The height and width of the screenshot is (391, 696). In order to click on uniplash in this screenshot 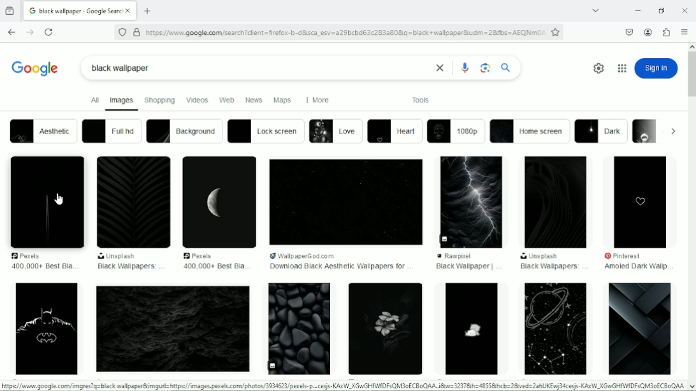, I will do `click(540, 257)`.